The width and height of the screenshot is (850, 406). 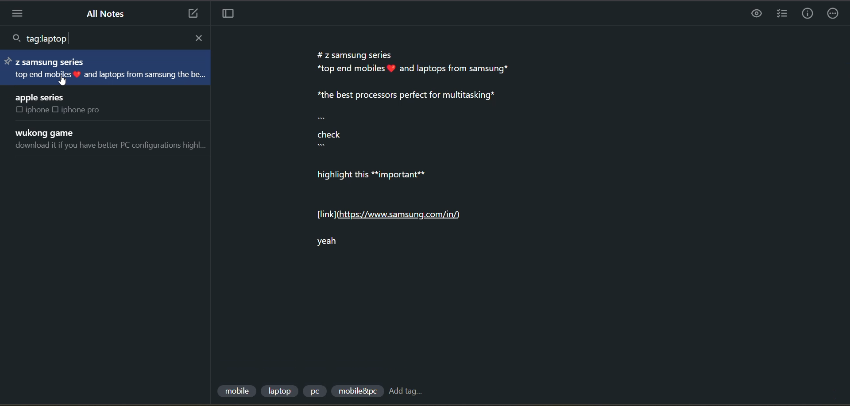 What do you see at coordinates (21, 14) in the screenshot?
I see `menu` at bounding box center [21, 14].